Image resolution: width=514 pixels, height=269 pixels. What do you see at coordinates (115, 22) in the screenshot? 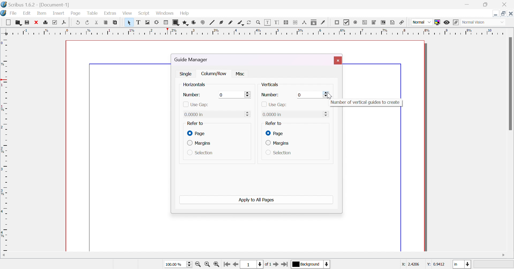
I see `paste` at bounding box center [115, 22].